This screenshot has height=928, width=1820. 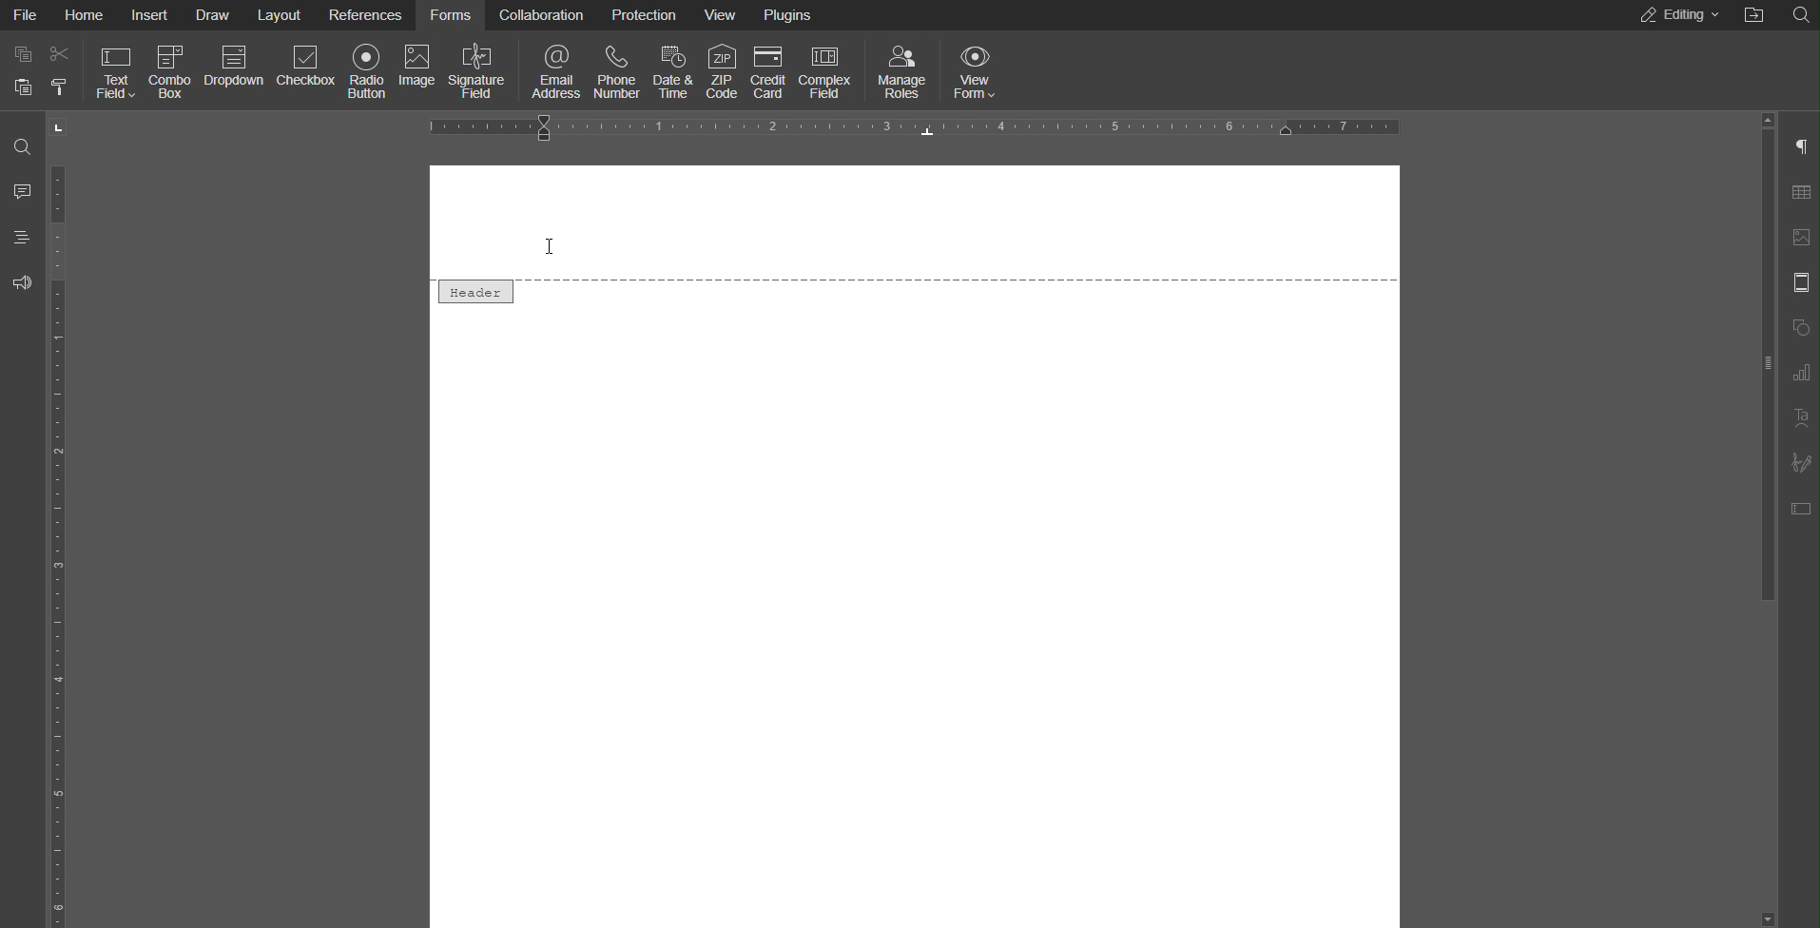 I want to click on Vertical Ruler, so click(x=63, y=520).